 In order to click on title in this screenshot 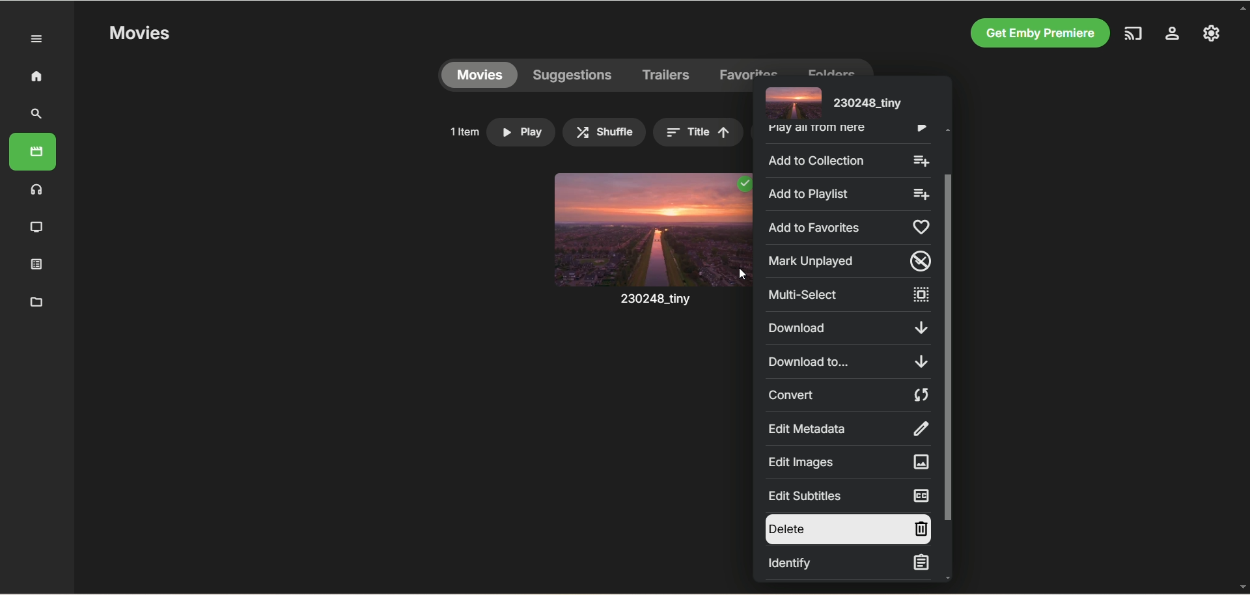, I will do `click(698, 132)`.